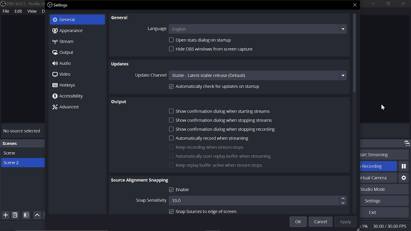 This screenshot has width=411, height=231. What do you see at coordinates (155, 29) in the screenshot?
I see `language` at bounding box center [155, 29].